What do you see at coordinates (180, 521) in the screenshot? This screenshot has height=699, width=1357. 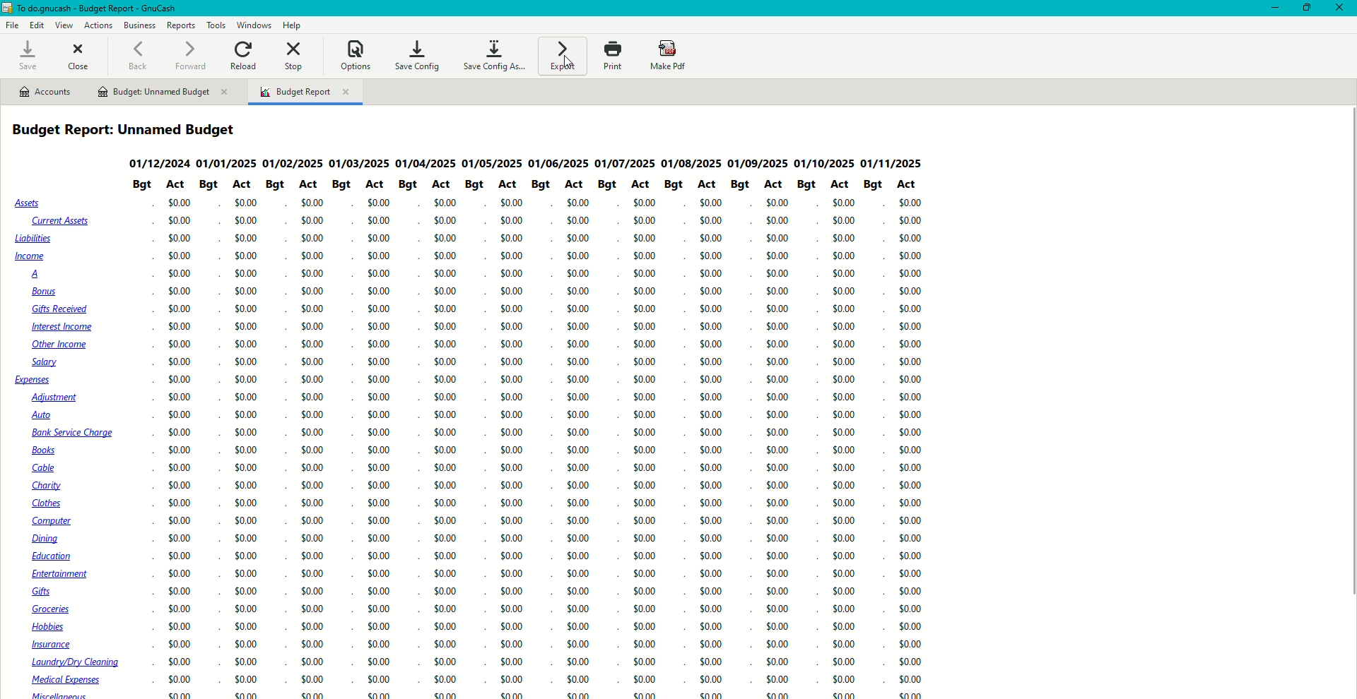 I see `$0.00` at bounding box center [180, 521].